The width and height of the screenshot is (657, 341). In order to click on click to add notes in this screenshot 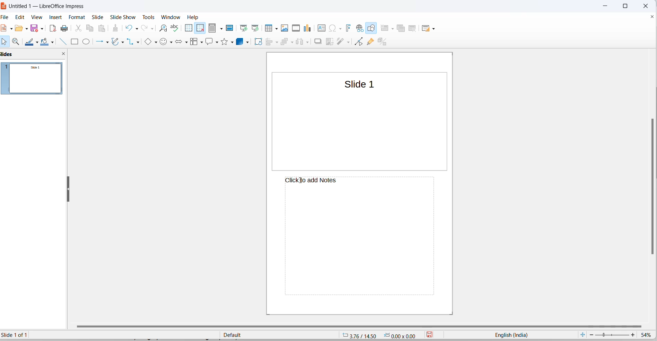, I will do `click(327, 182)`.